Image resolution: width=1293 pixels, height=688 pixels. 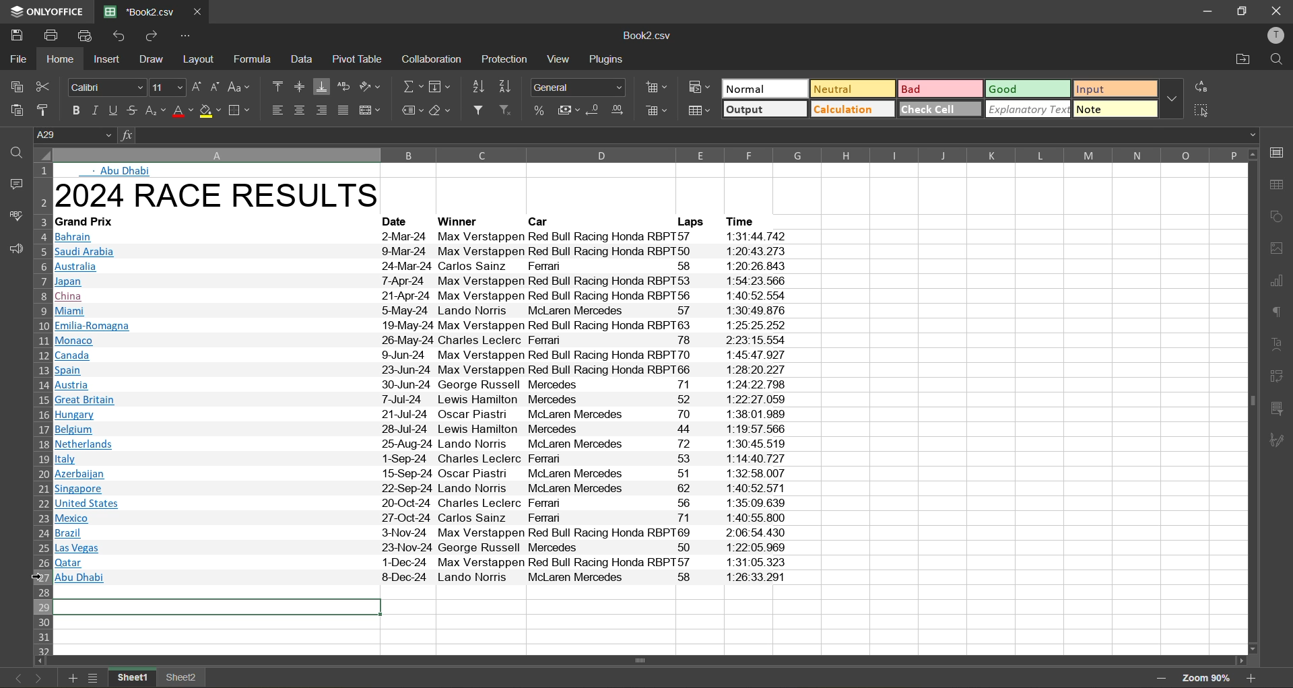 What do you see at coordinates (17, 86) in the screenshot?
I see `copy` at bounding box center [17, 86].